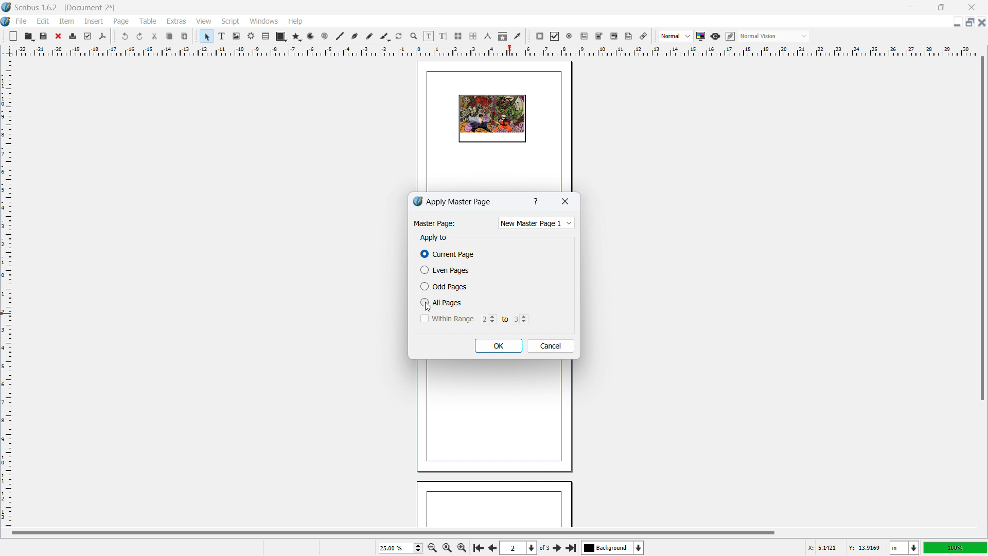  I want to click on zoom level, so click(956, 547).